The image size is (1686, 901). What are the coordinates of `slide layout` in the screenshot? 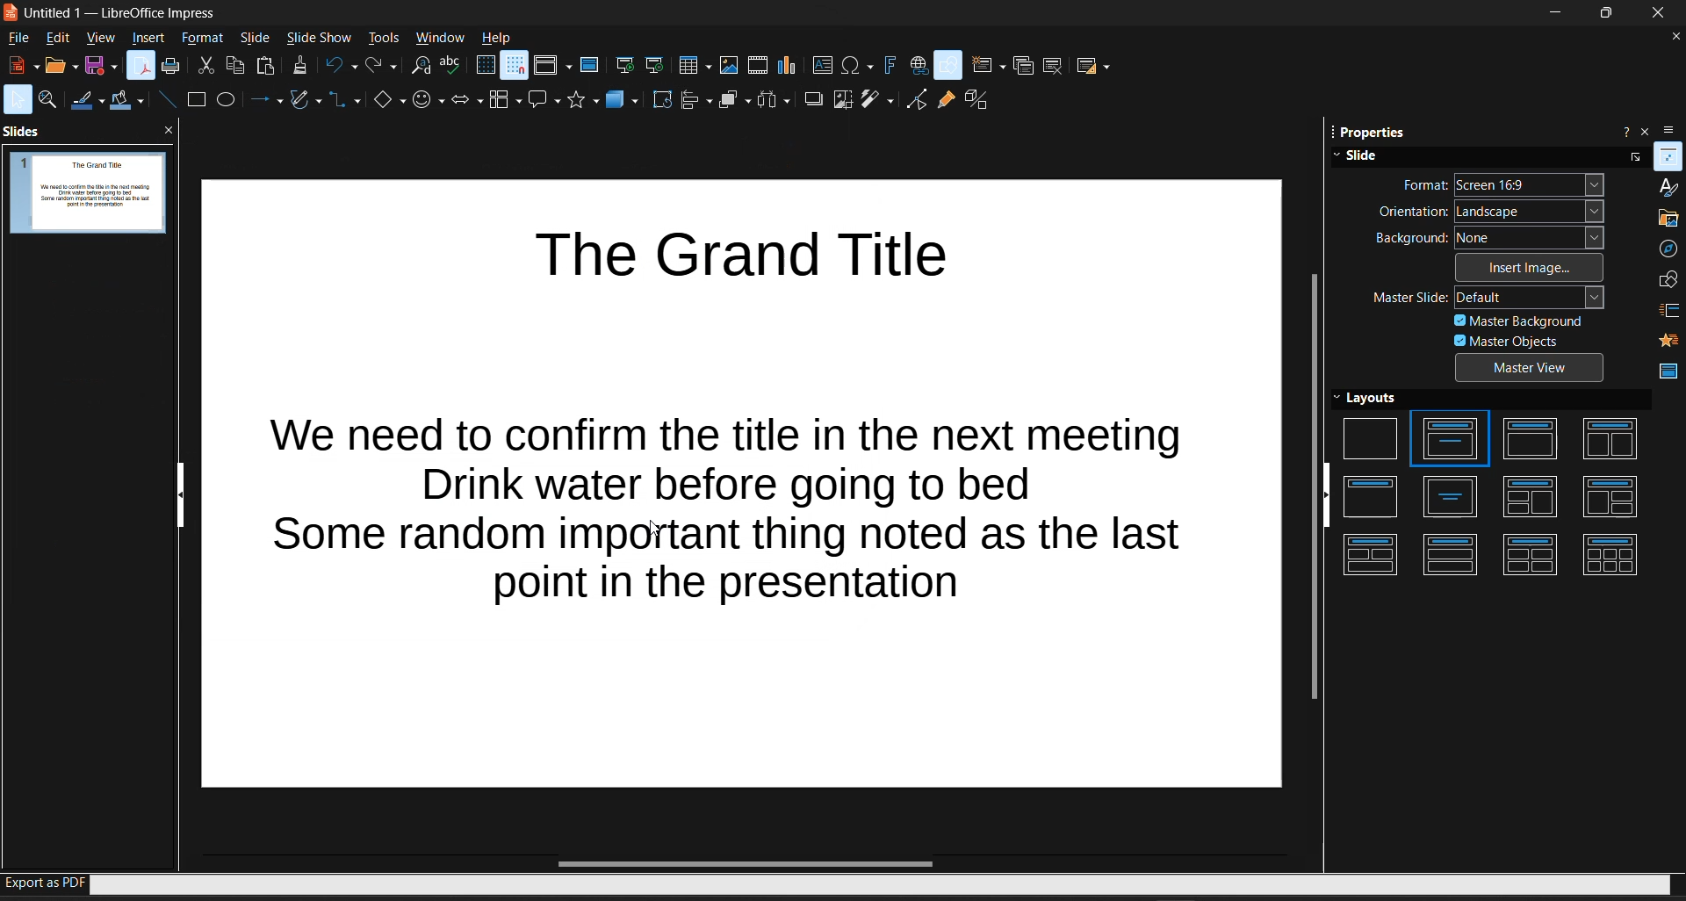 It's located at (1092, 66).